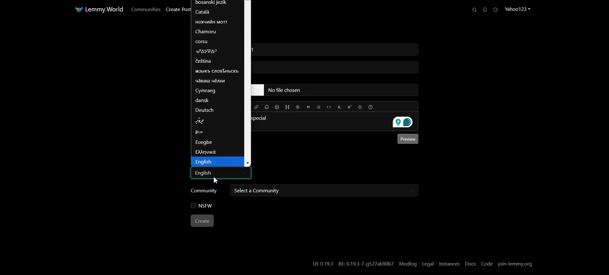  I want to click on Vertical Scroll bar, so click(248, 83).